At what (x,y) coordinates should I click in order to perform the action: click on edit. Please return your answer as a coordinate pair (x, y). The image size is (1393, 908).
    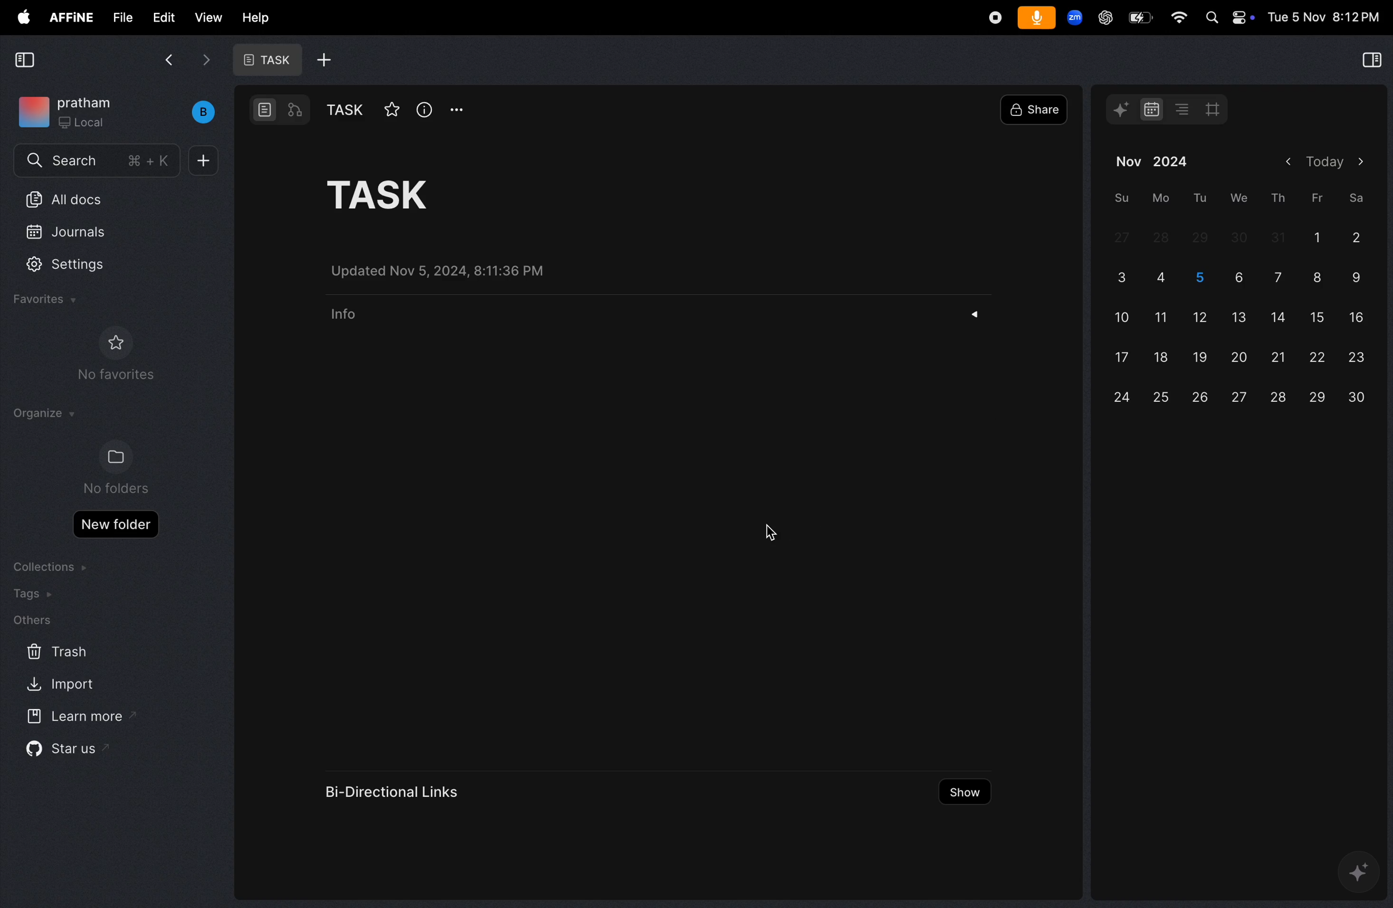
    Looking at the image, I should click on (159, 17).